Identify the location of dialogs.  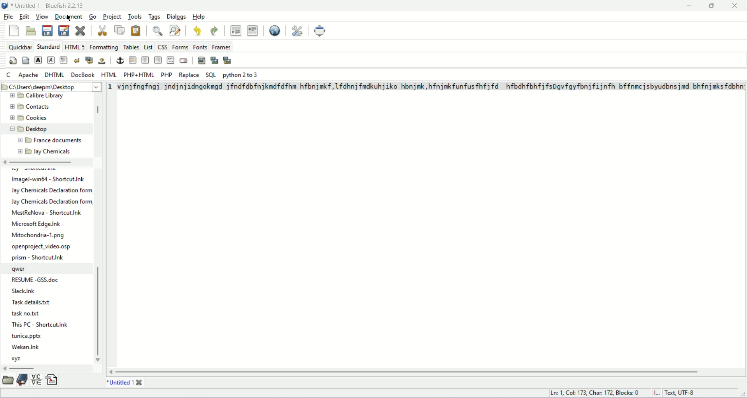
(176, 16).